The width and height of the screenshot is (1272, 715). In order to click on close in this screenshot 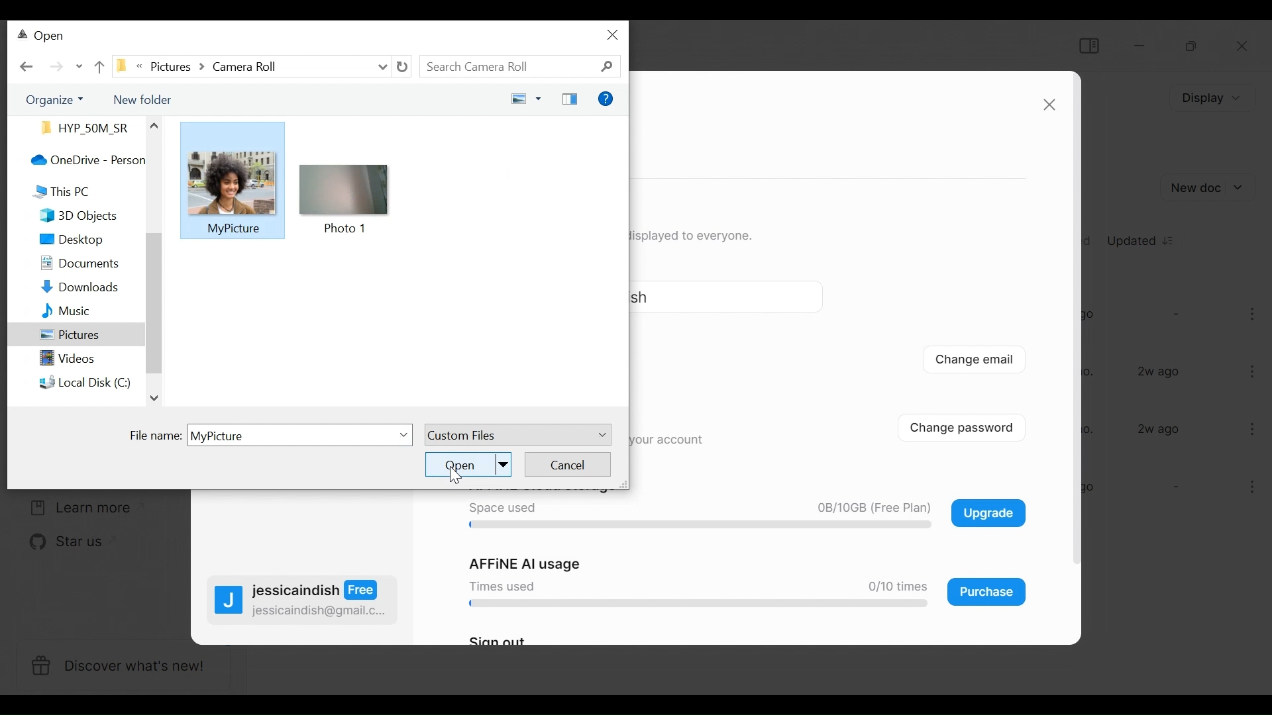, I will do `click(1049, 105)`.